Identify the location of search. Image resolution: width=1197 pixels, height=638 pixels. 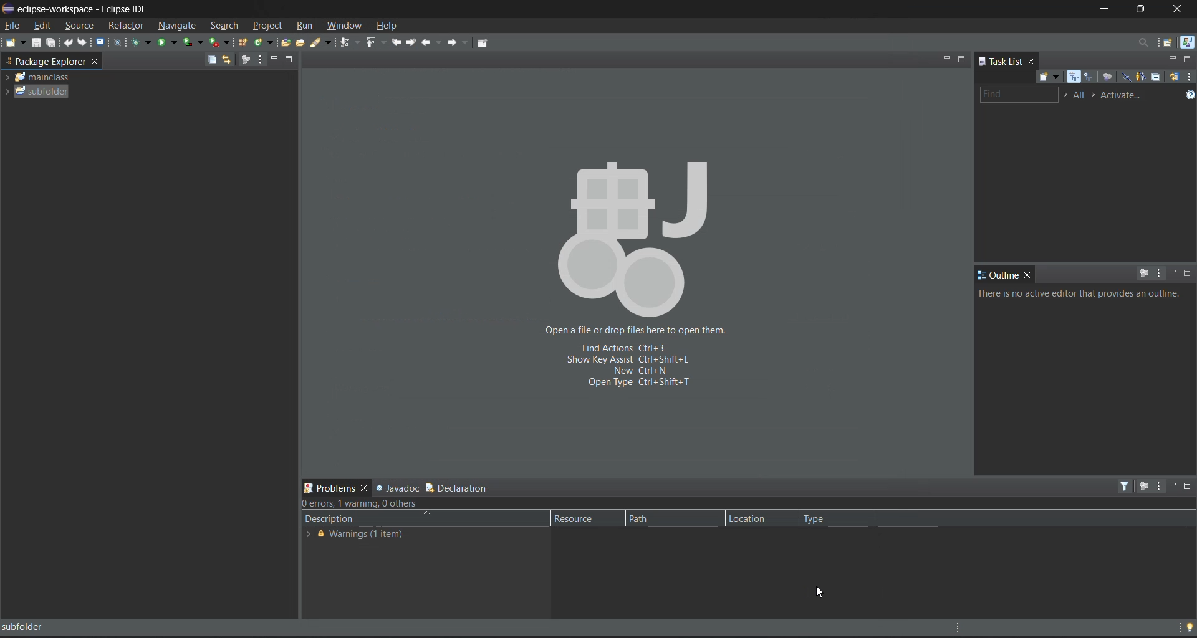
(324, 42).